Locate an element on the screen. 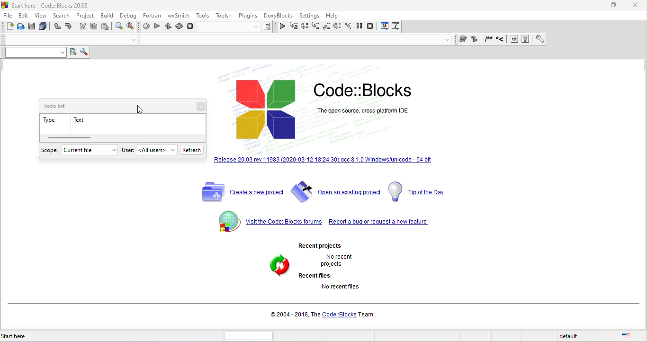  refresh is located at coordinates (194, 150).